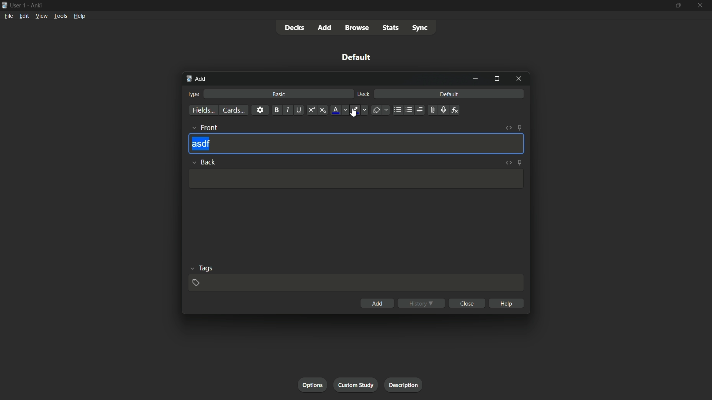 Image resolution: width=712 pixels, height=400 pixels. Describe the element at coordinates (450, 94) in the screenshot. I see `default` at that location.